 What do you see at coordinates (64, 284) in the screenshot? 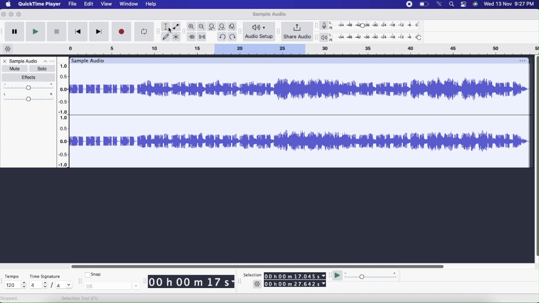
I see `4` at bounding box center [64, 284].